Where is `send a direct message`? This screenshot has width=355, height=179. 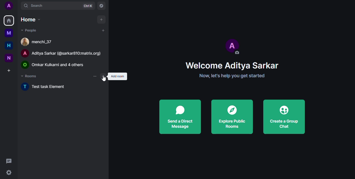 send a direct message is located at coordinates (180, 117).